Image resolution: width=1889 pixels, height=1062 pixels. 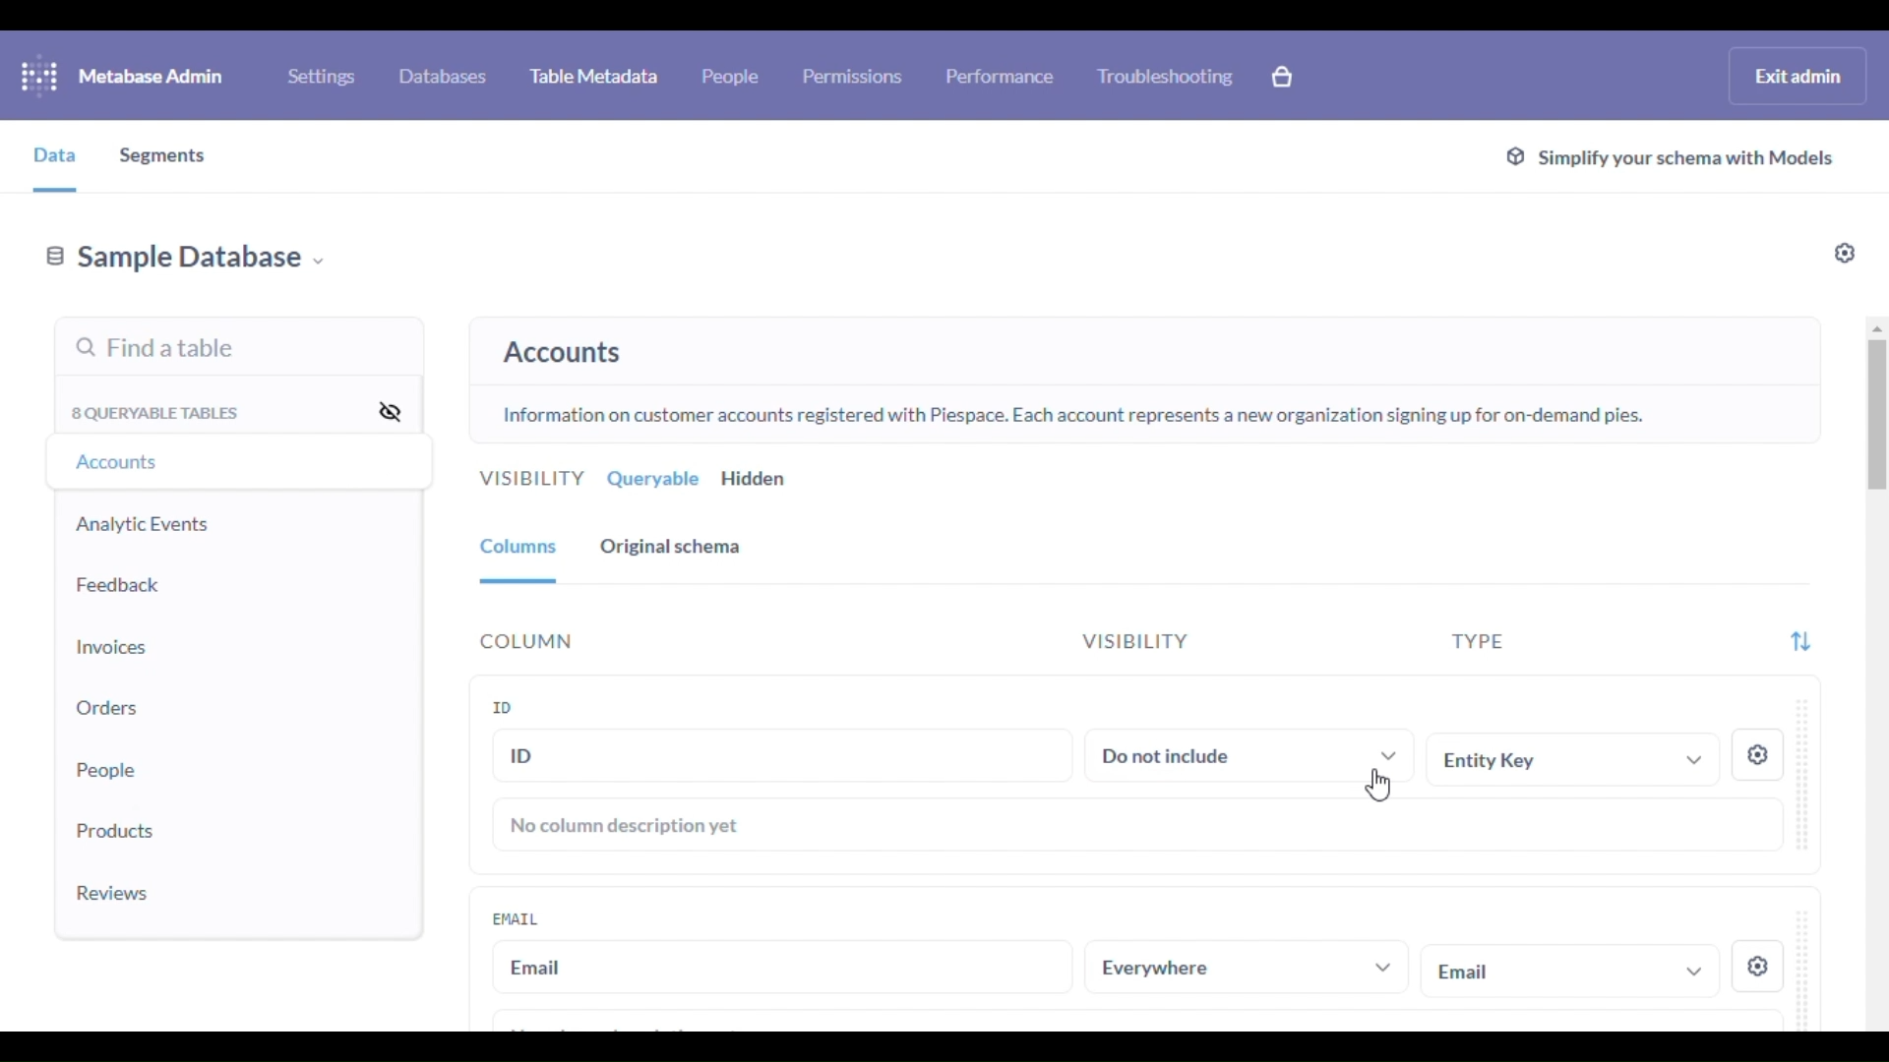 I want to click on filter, so click(x=1800, y=643).